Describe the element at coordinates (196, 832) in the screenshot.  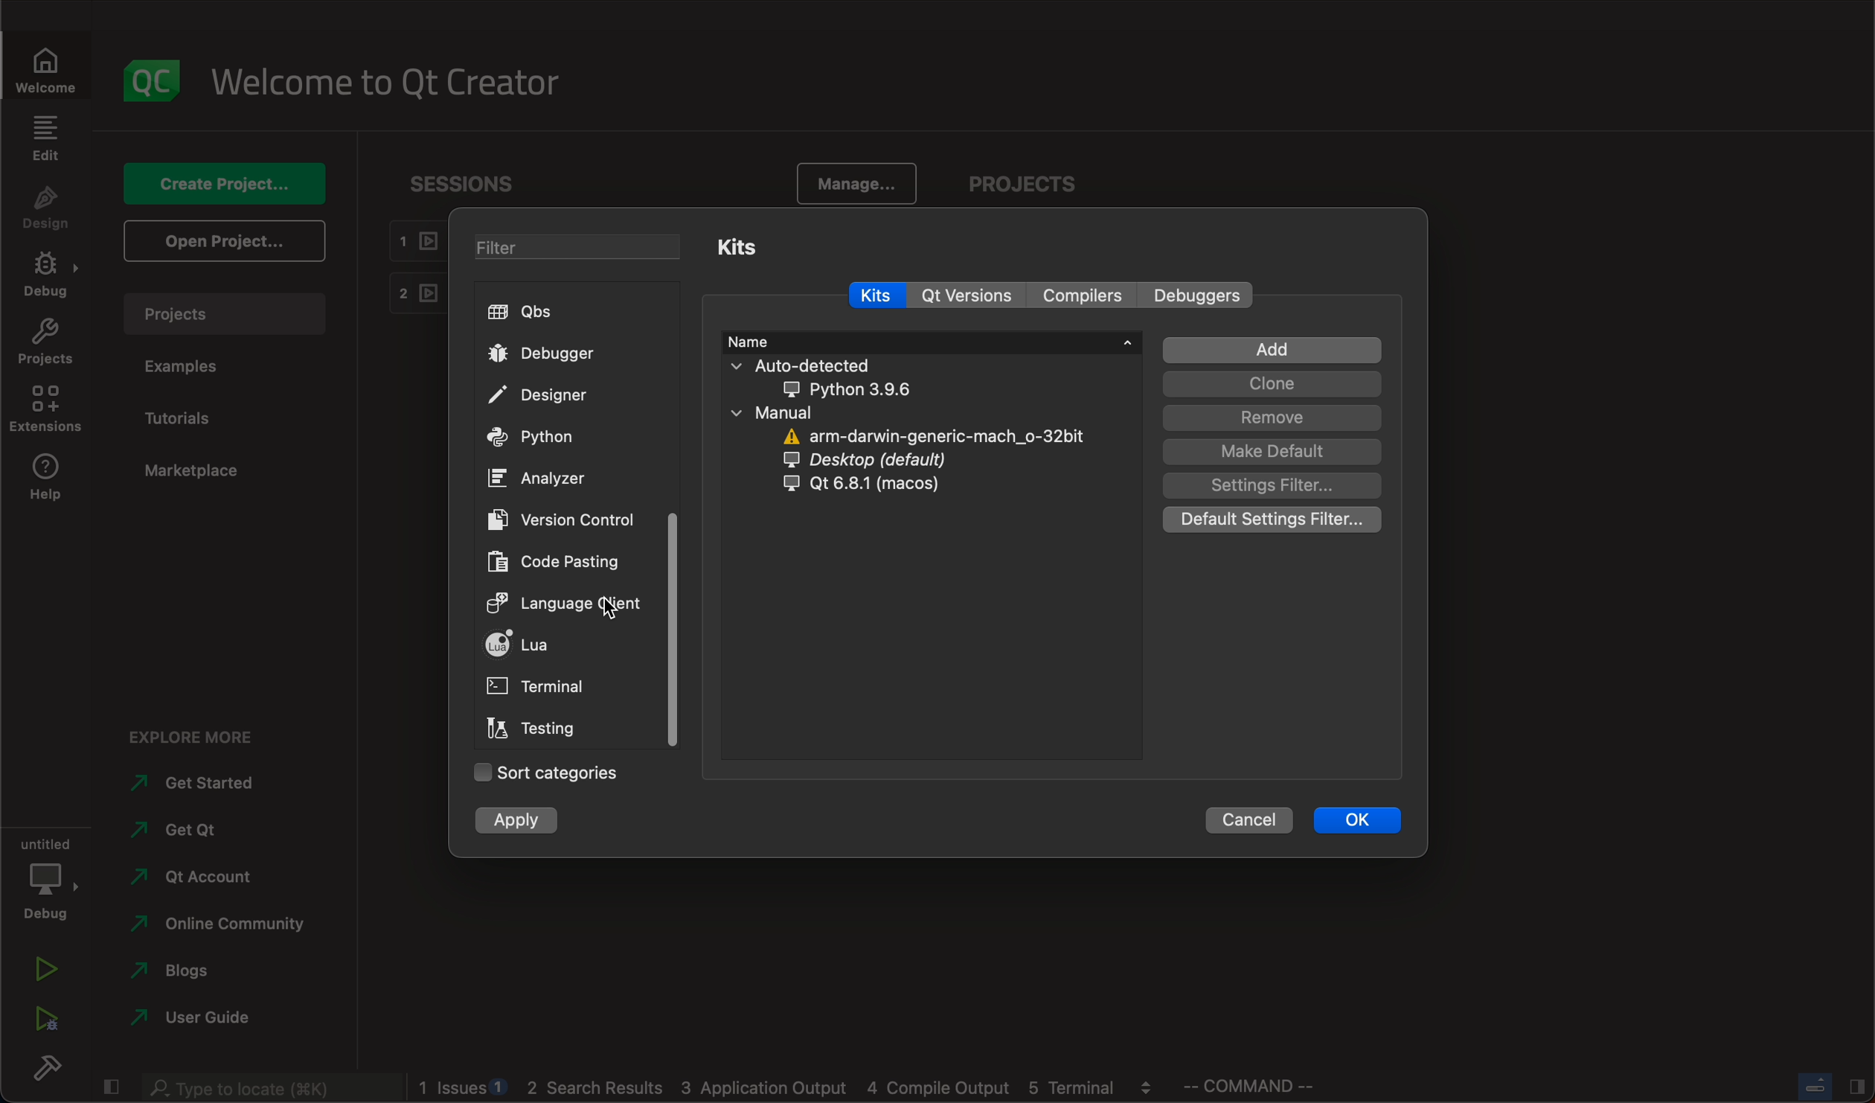
I see `get qt` at that location.